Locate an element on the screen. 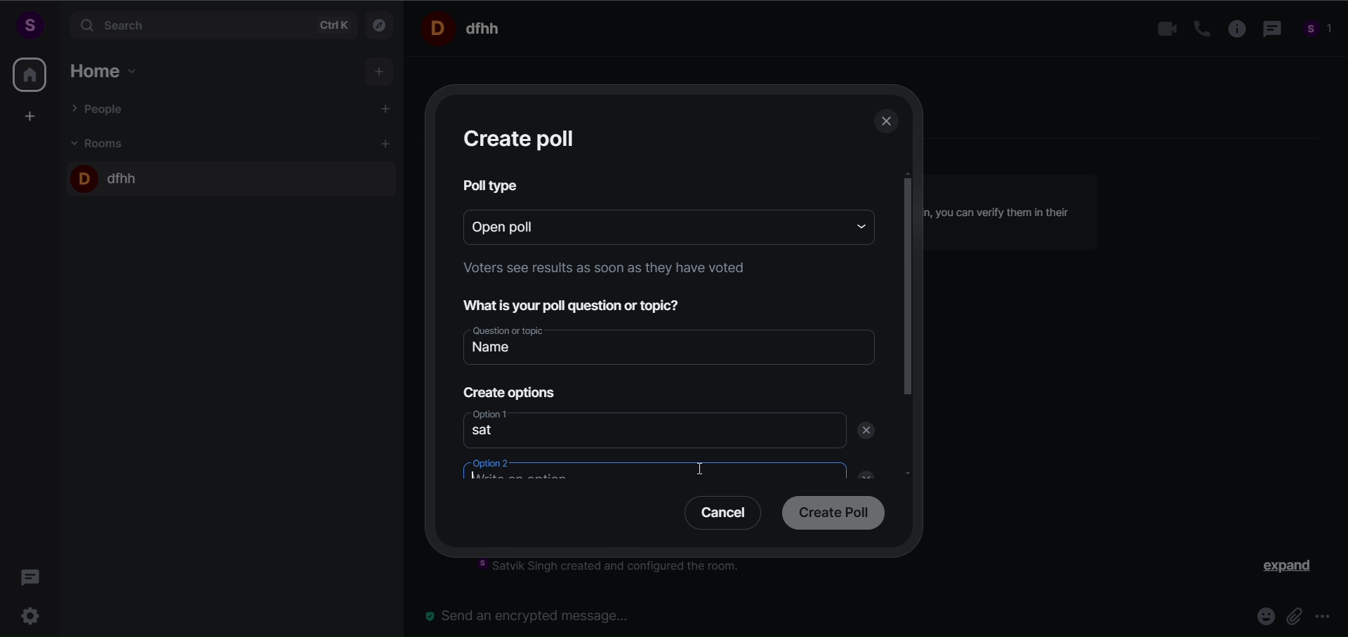  option 1 is located at coordinates (652, 431).